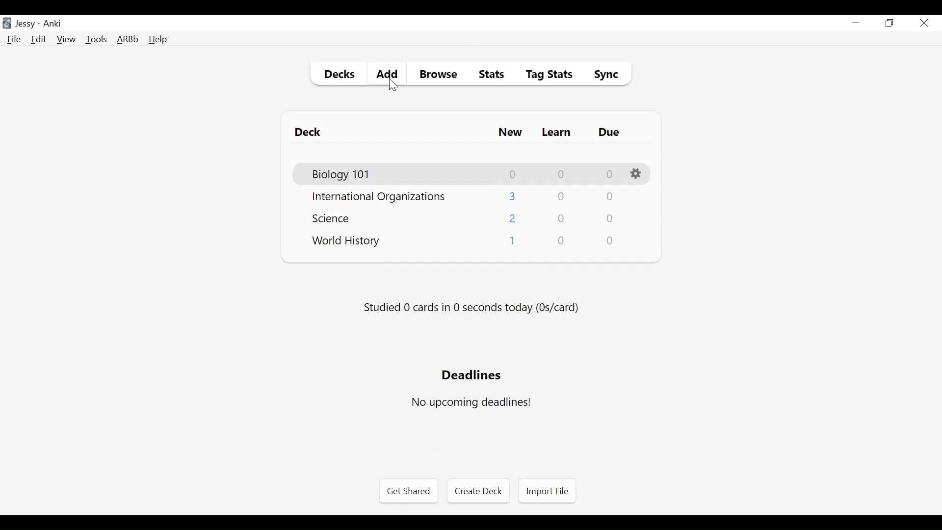 The width and height of the screenshot is (942, 530). Describe the element at coordinates (471, 402) in the screenshot. I see `No upcoming deadlines` at that location.